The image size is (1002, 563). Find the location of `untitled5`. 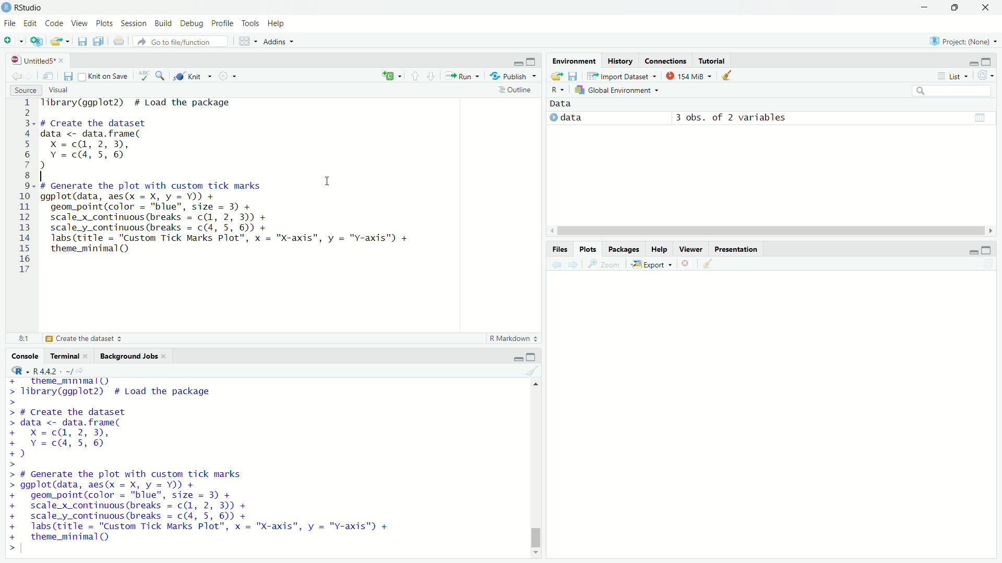

untitled5 is located at coordinates (27, 60).